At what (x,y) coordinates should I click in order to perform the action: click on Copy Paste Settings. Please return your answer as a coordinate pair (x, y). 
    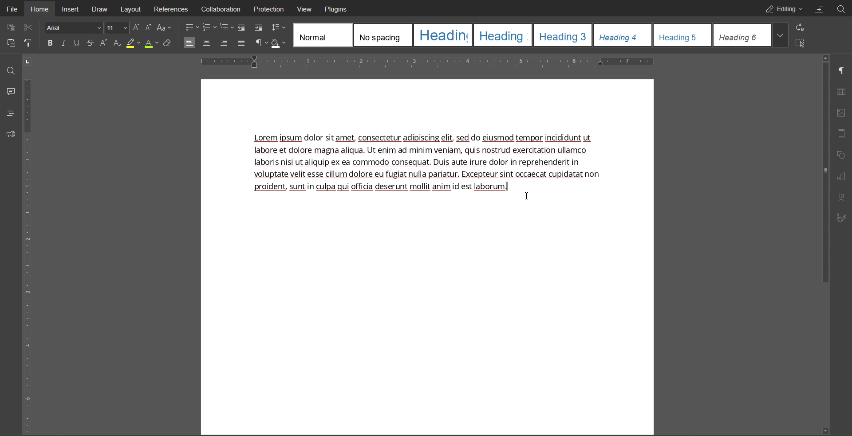
    Looking at the image, I should click on (10, 27).